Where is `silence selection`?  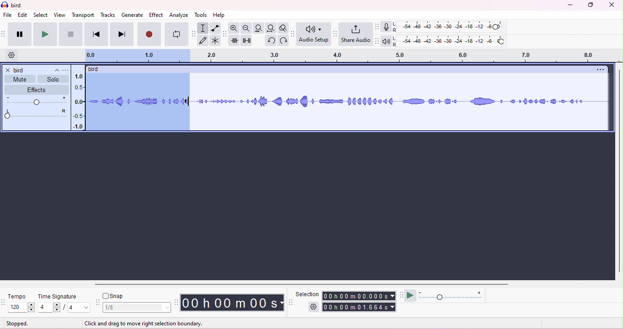
silence selection is located at coordinates (248, 41).